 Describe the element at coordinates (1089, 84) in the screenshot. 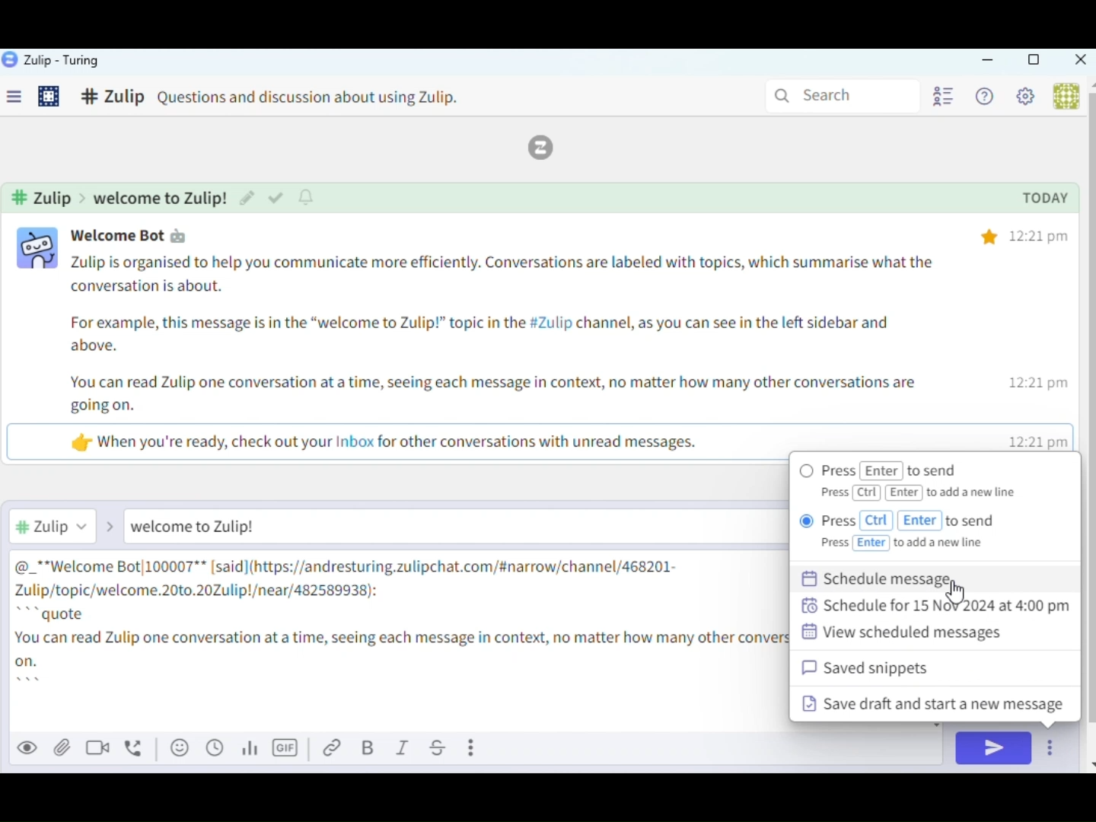

I see `Up` at that location.